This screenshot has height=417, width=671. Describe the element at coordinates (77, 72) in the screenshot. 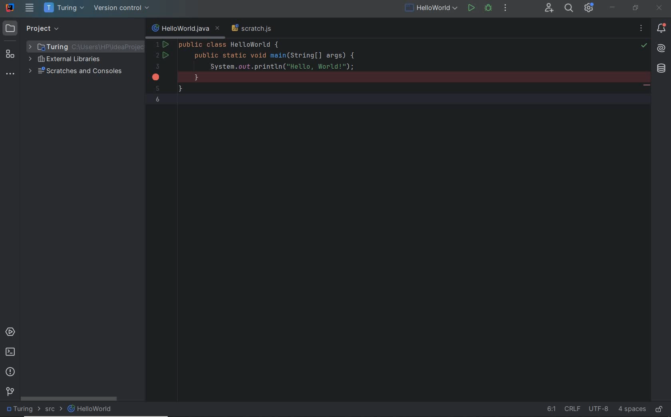

I see `scratches and consoles` at that location.